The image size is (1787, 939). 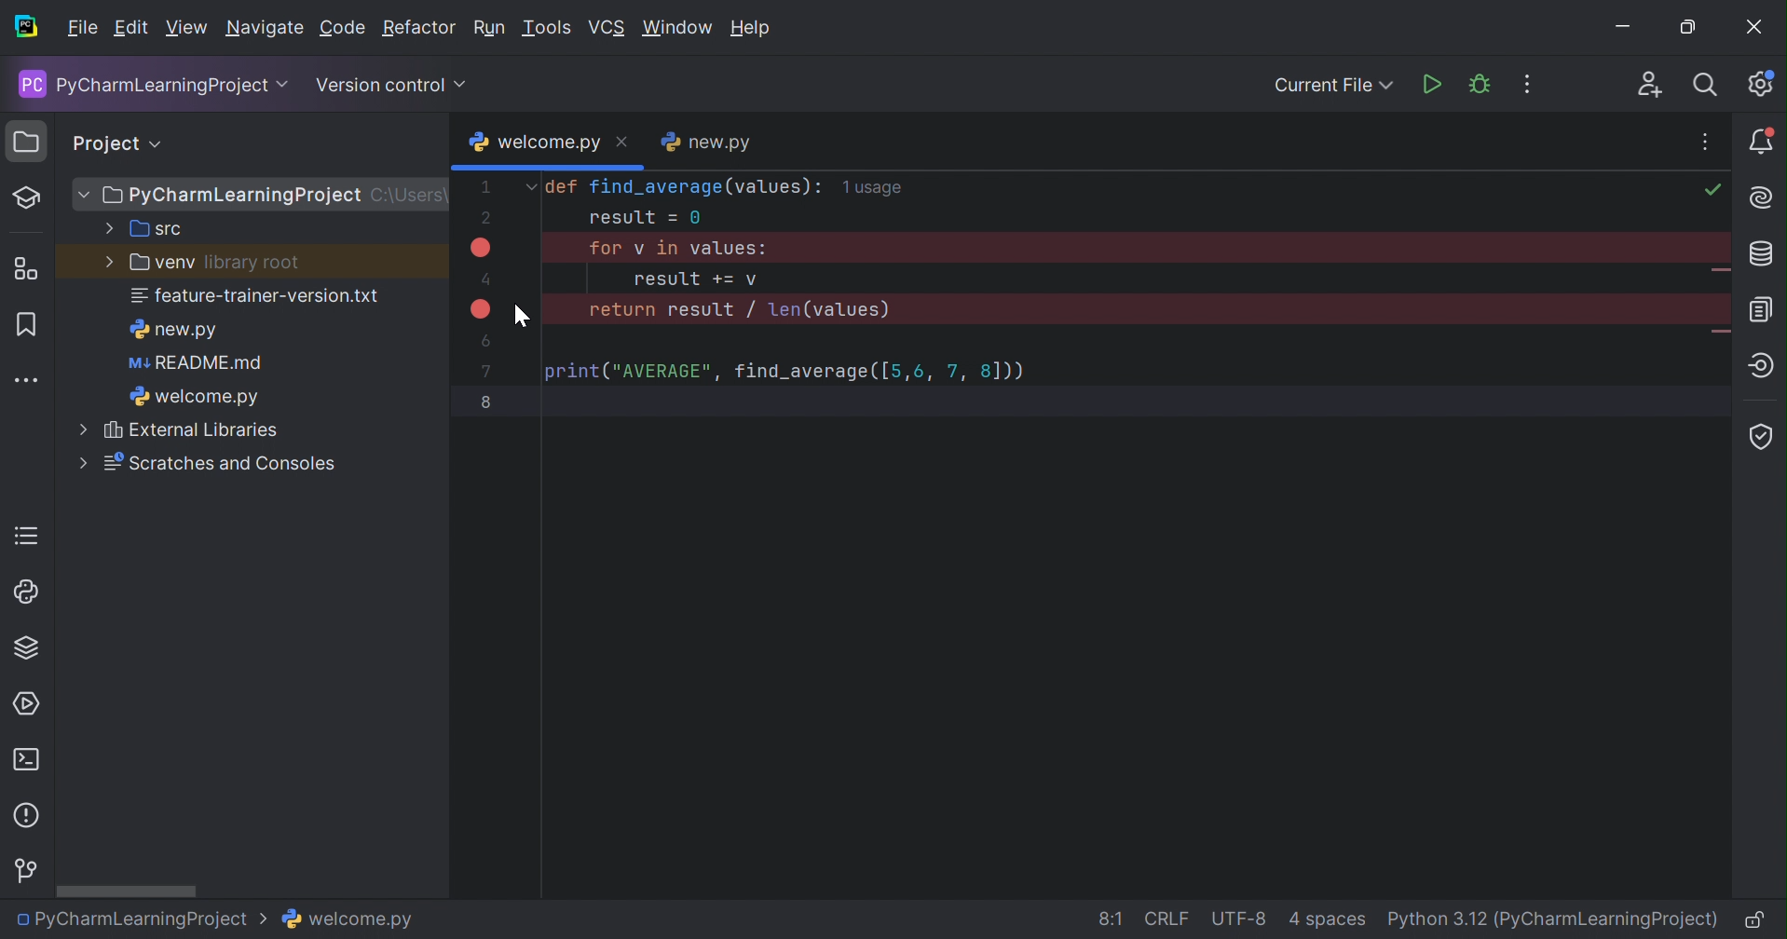 What do you see at coordinates (1686, 30) in the screenshot?
I see `Restore down` at bounding box center [1686, 30].